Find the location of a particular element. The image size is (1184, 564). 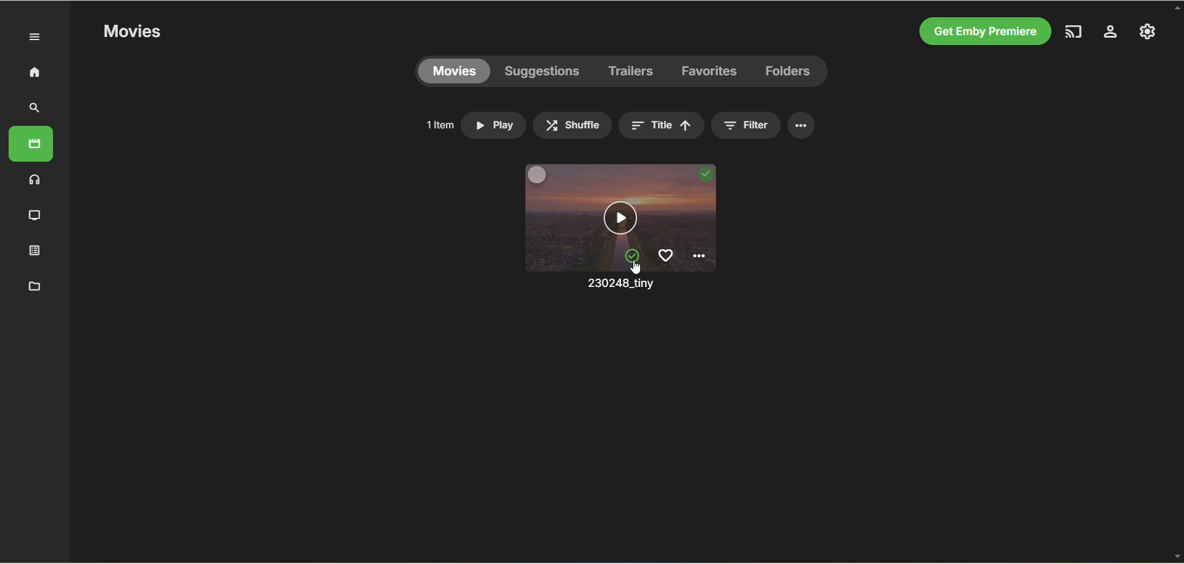

cursor is located at coordinates (636, 267).